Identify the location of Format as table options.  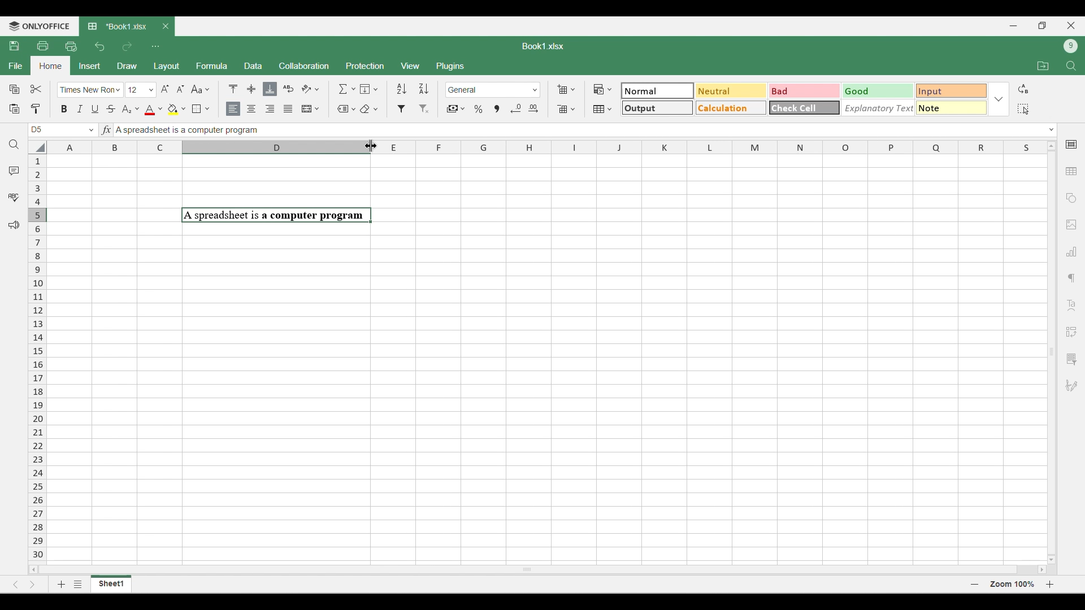
(602, 109).